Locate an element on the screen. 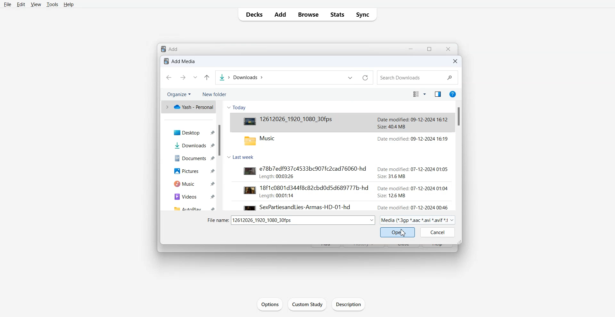  Pictures is located at coordinates (191, 172).